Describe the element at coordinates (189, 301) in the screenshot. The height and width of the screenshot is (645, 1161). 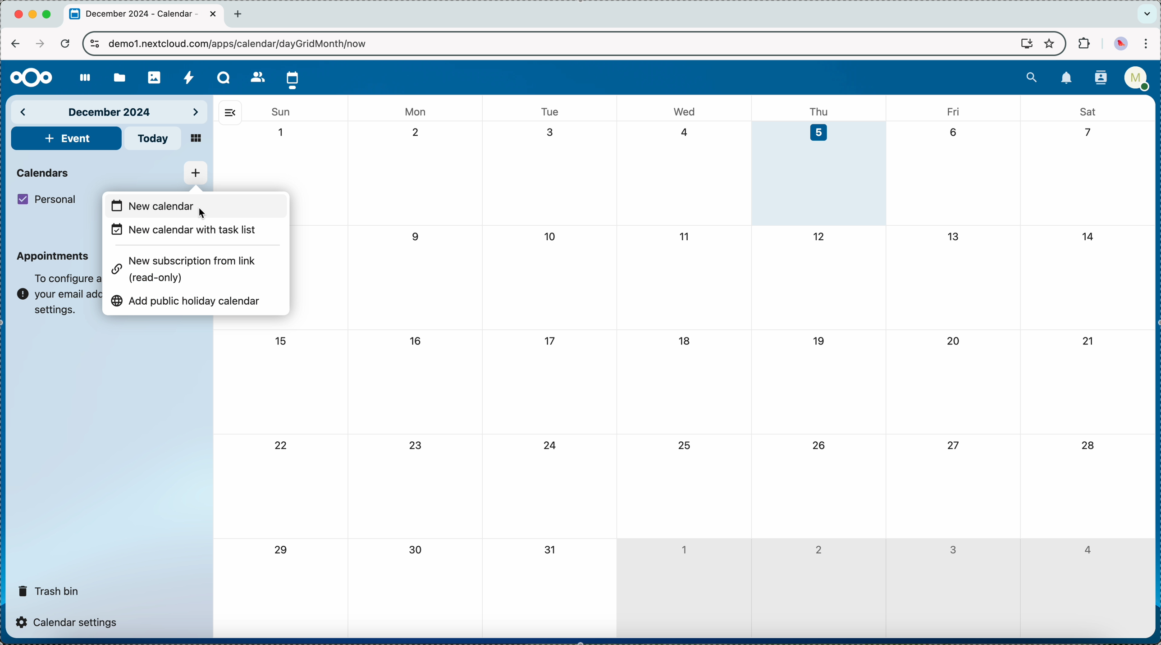
I see `add public holiday calendar` at that location.